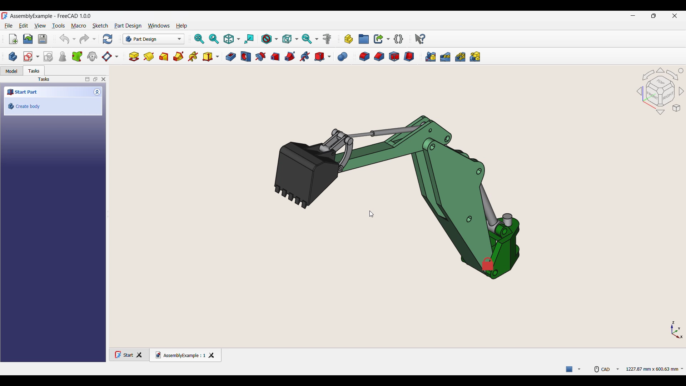  Describe the element at coordinates (343, 57) in the screenshot. I see `Boolean operation` at that location.